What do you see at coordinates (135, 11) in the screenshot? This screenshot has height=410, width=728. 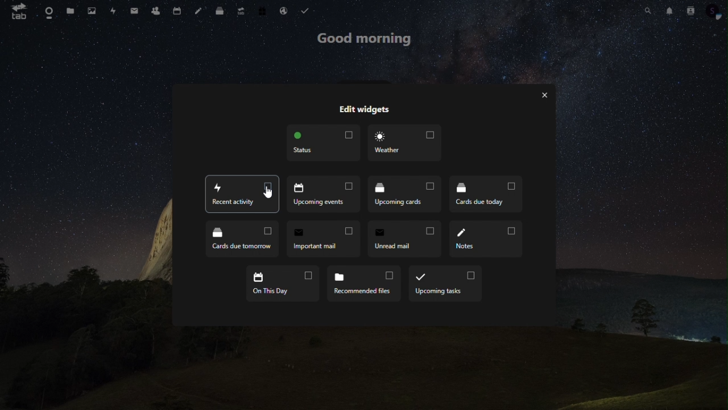 I see `mail` at bounding box center [135, 11].